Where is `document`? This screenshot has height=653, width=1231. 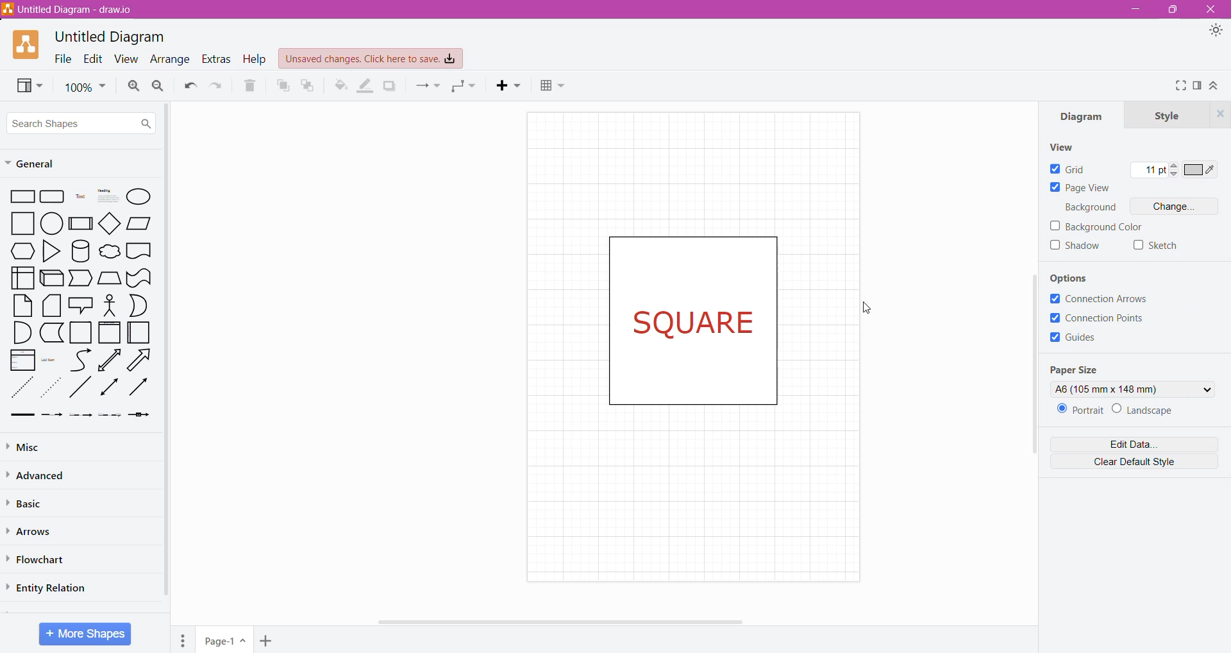 document is located at coordinates (139, 250).